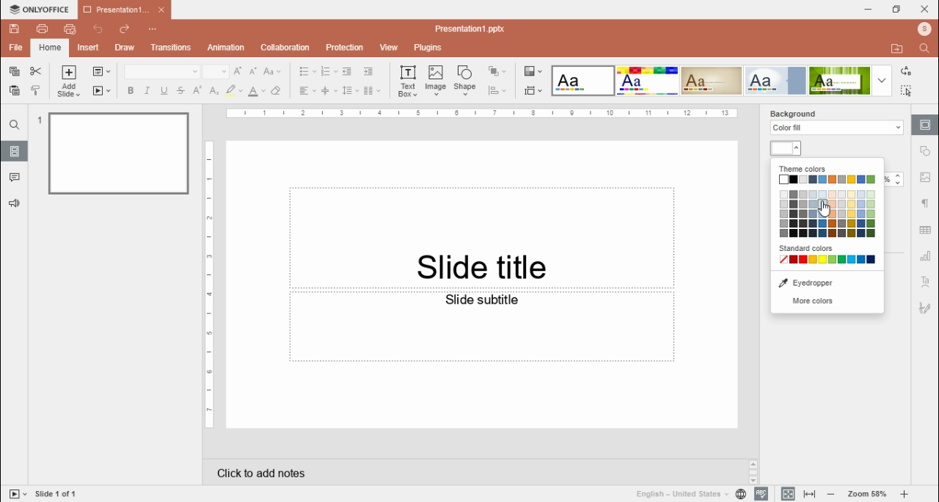  Describe the element at coordinates (343, 48) in the screenshot. I see `protection` at that location.